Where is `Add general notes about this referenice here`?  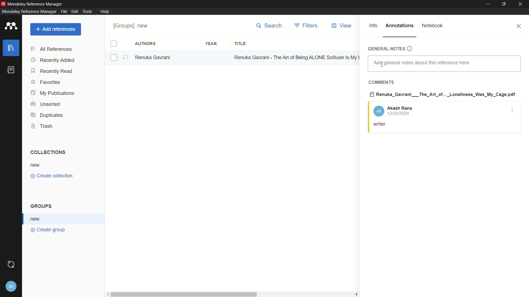 Add general notes about this referenice here is located at coordinates (444, 64).